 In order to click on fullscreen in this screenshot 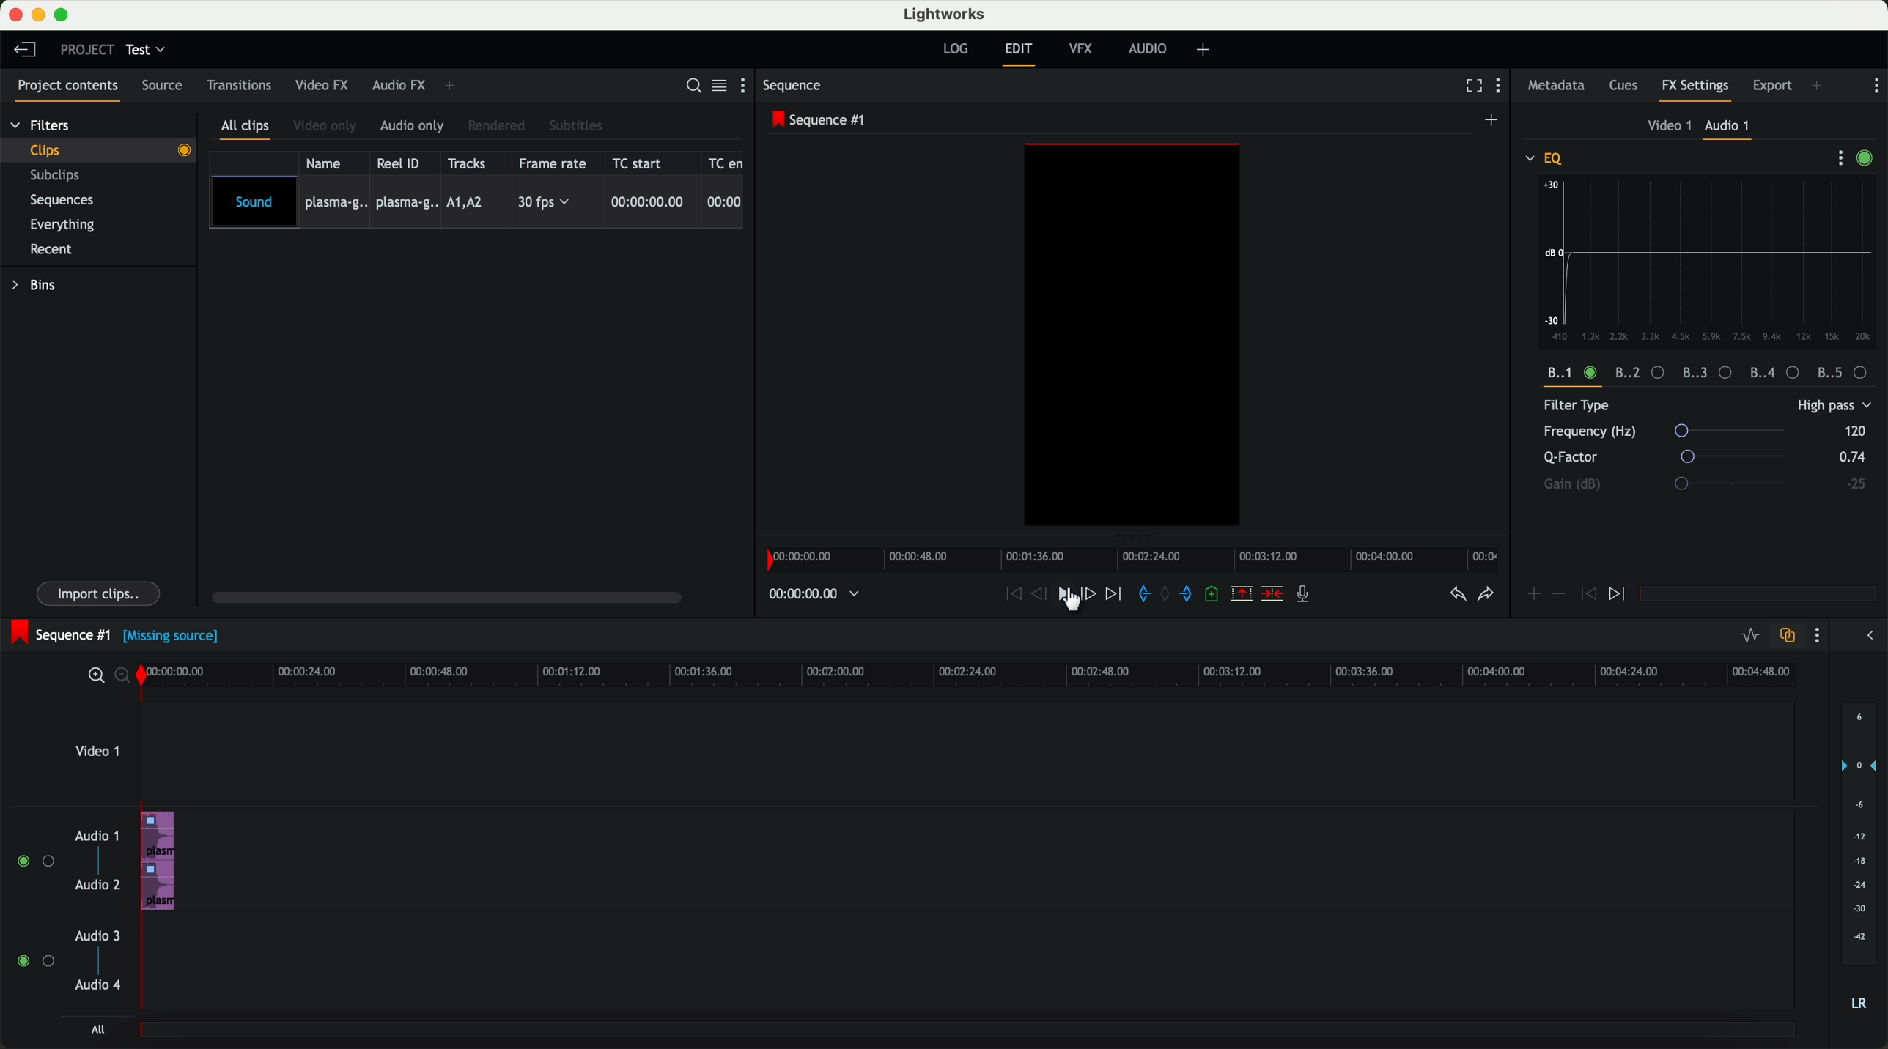, I will do `click(1471, 86)`.